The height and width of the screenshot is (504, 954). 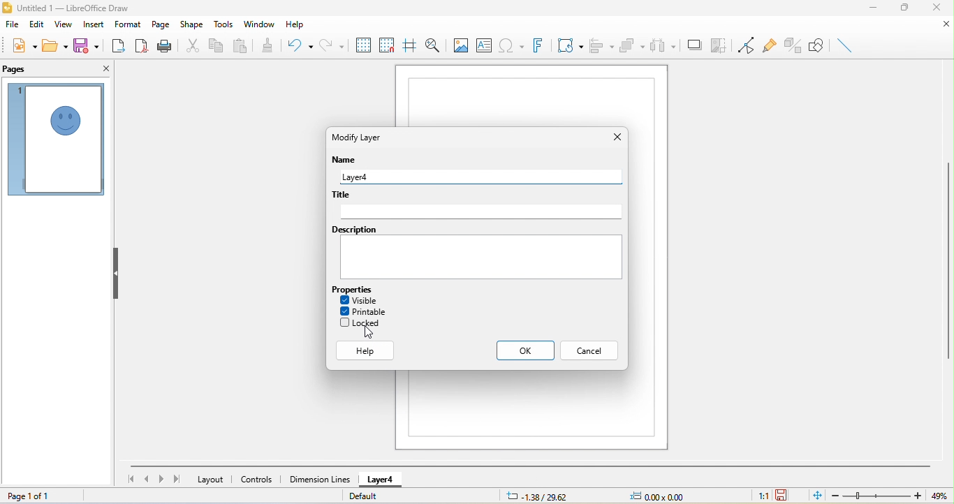 I want to click on controls, so click(x=258, y=480).